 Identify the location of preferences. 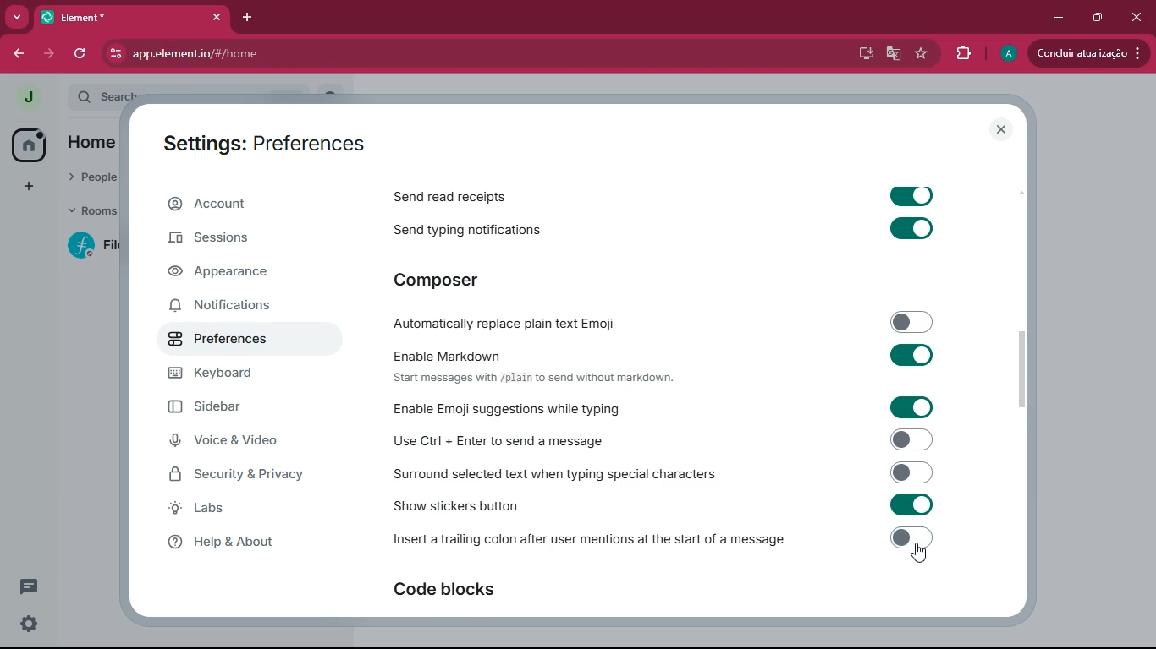
(234, 341).